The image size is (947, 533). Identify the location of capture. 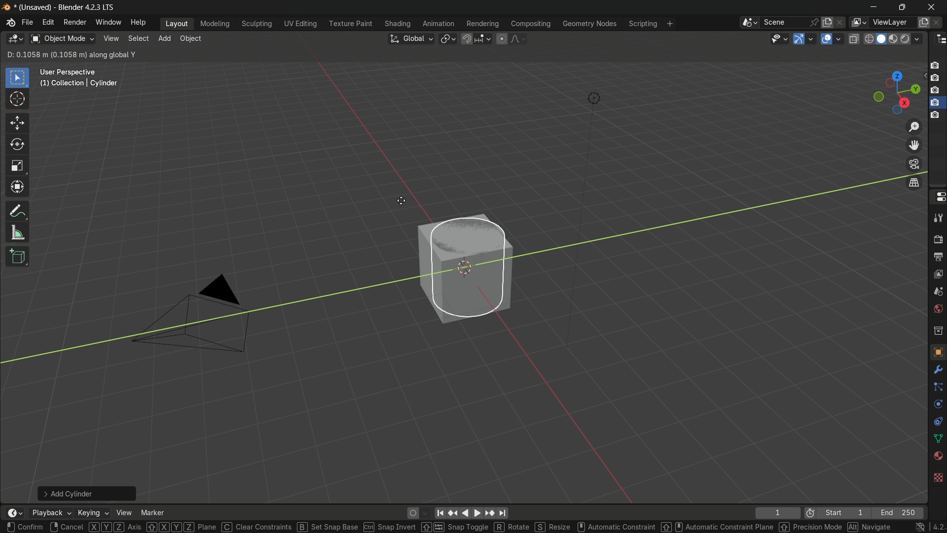
(935, 118).